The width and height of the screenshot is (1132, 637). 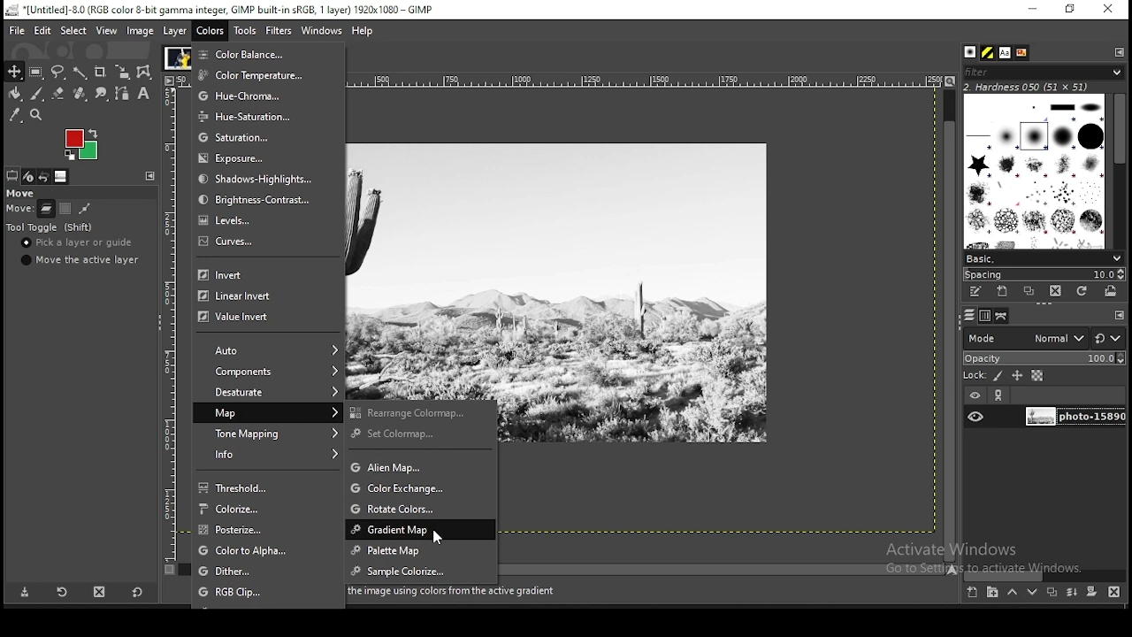 I want to click on move the active layer, so click(x=83, y=259).